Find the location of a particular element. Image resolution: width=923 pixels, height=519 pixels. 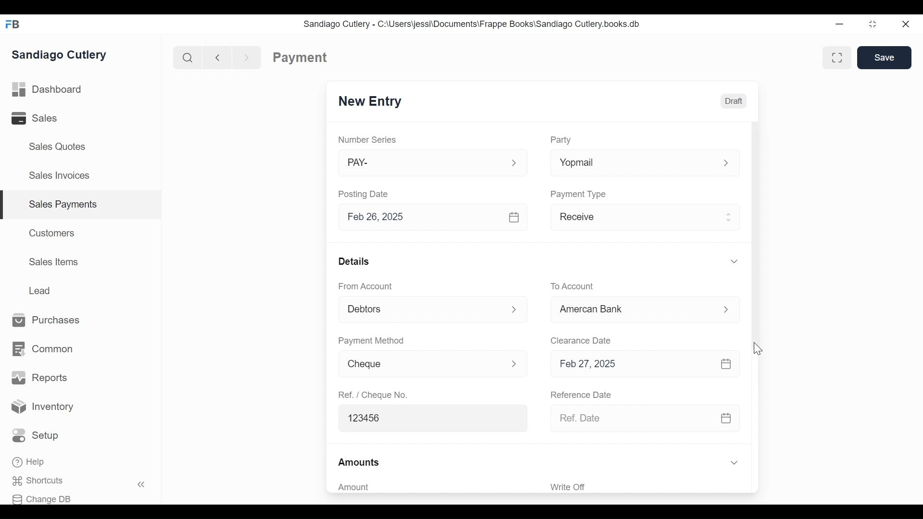

Expand is located at coordinates (730, 216).